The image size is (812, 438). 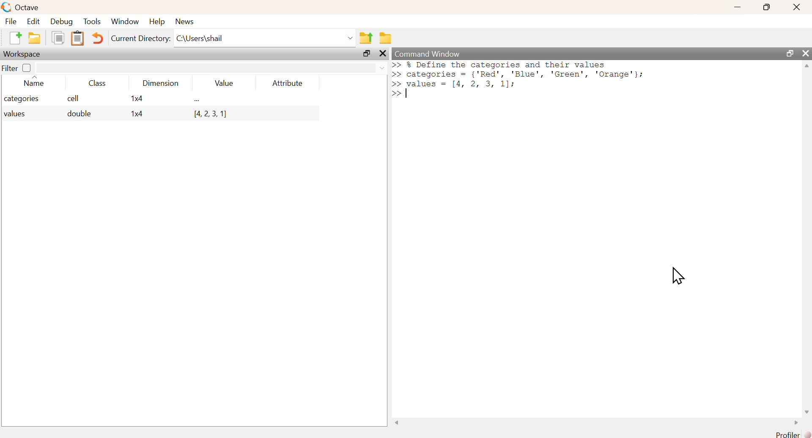 I want to click on Workspace, so click(x=24, y=54).